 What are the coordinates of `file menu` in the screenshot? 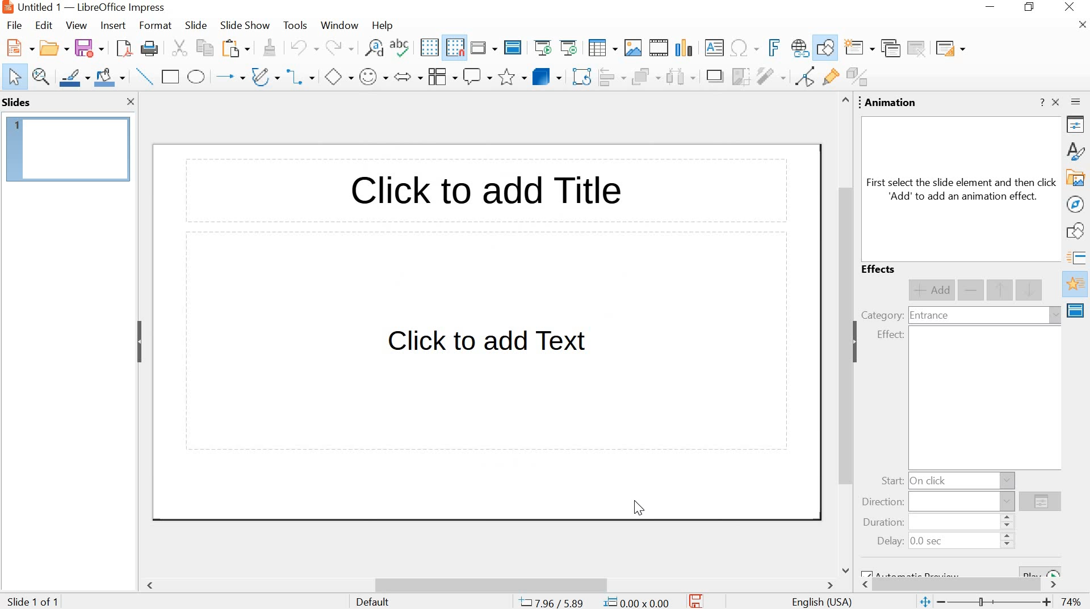 It's located at (18, 25).